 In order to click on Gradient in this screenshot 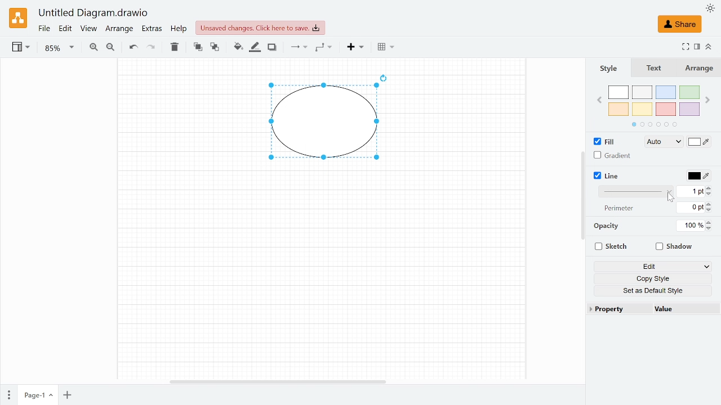, I will do `click(614, 156)`.